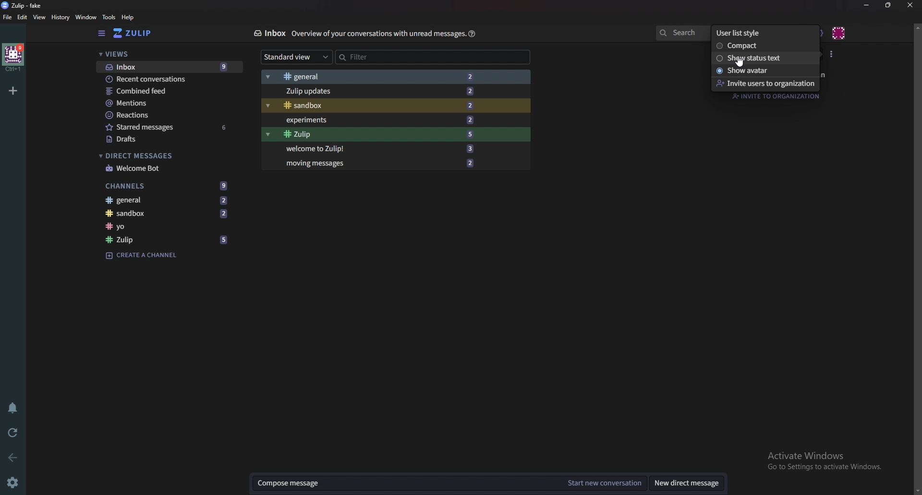  What do you see at coordinates (169, 239) in the screenshot?
I see `Zulip` at bounding box center [169, 239].